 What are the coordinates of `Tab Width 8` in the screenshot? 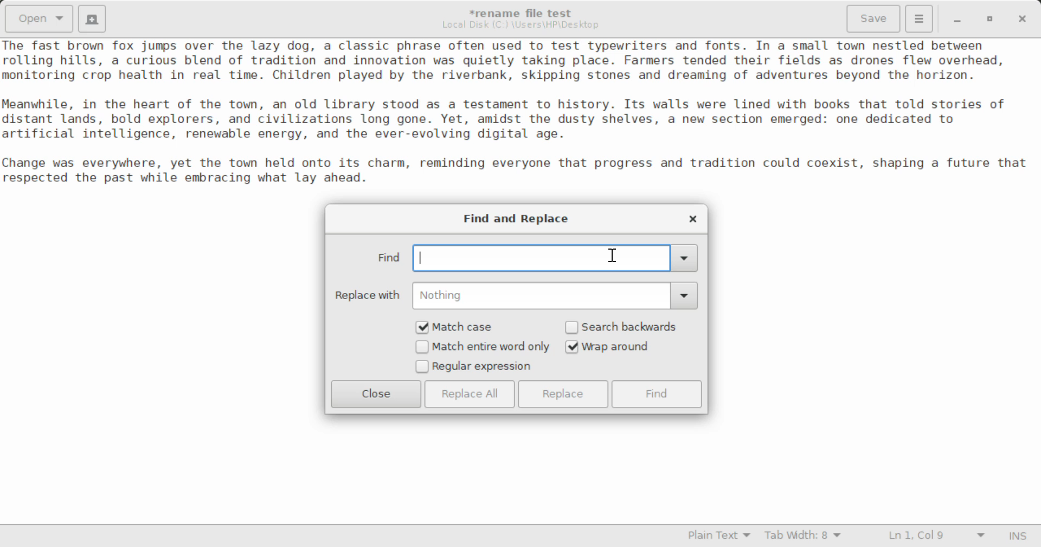 It's located at (803, 537).